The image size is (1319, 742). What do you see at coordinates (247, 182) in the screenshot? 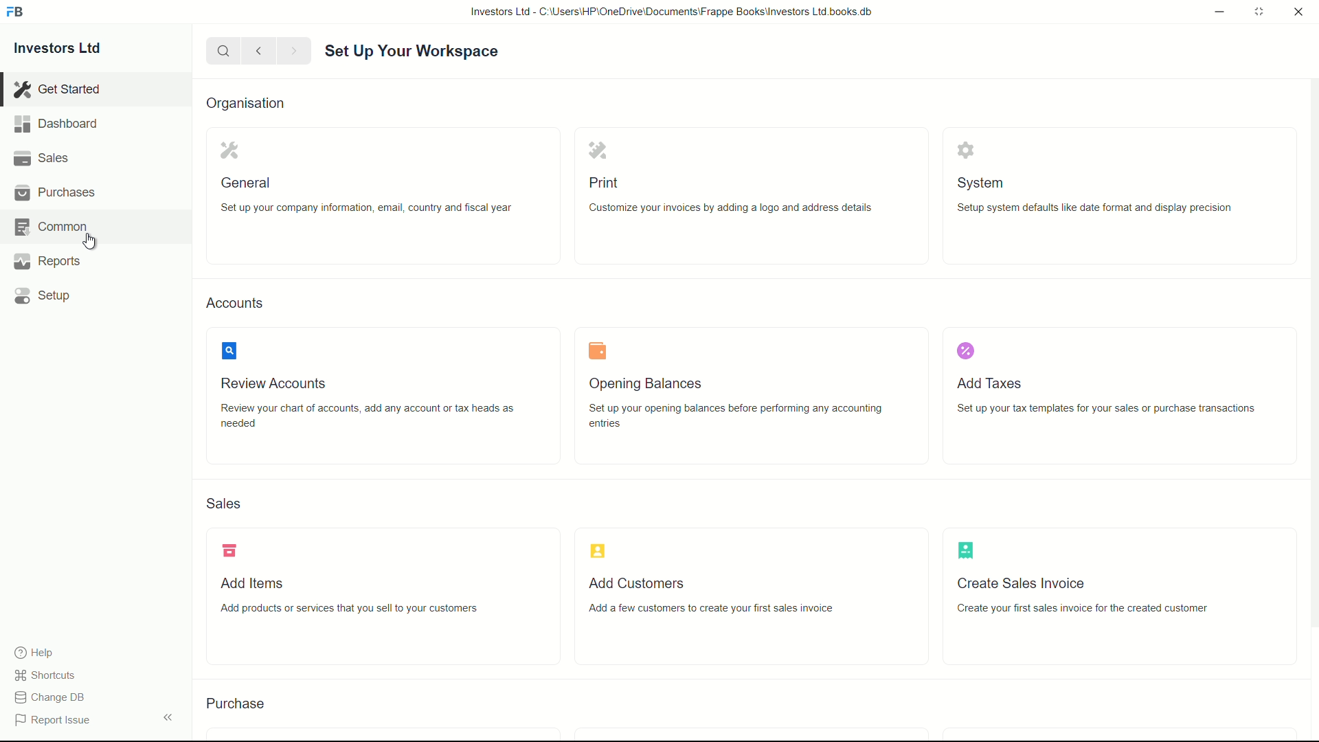
I see `General` at bounding box center [247, 182].